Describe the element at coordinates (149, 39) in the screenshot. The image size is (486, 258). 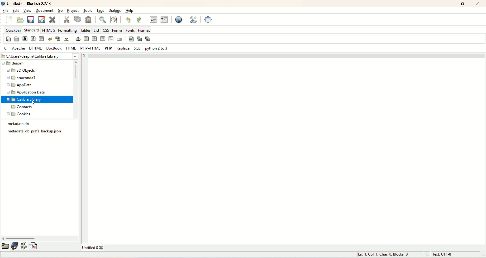
I see `multi-thumbnail` at that location.